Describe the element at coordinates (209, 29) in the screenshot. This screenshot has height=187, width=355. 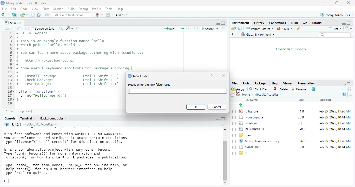
I see ` Source ` at that location.